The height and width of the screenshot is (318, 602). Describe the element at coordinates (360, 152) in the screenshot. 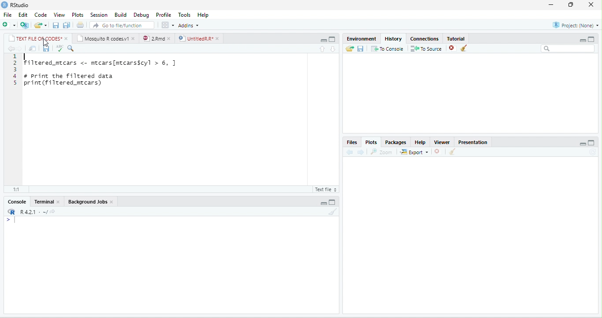

I see `forward` at that location.